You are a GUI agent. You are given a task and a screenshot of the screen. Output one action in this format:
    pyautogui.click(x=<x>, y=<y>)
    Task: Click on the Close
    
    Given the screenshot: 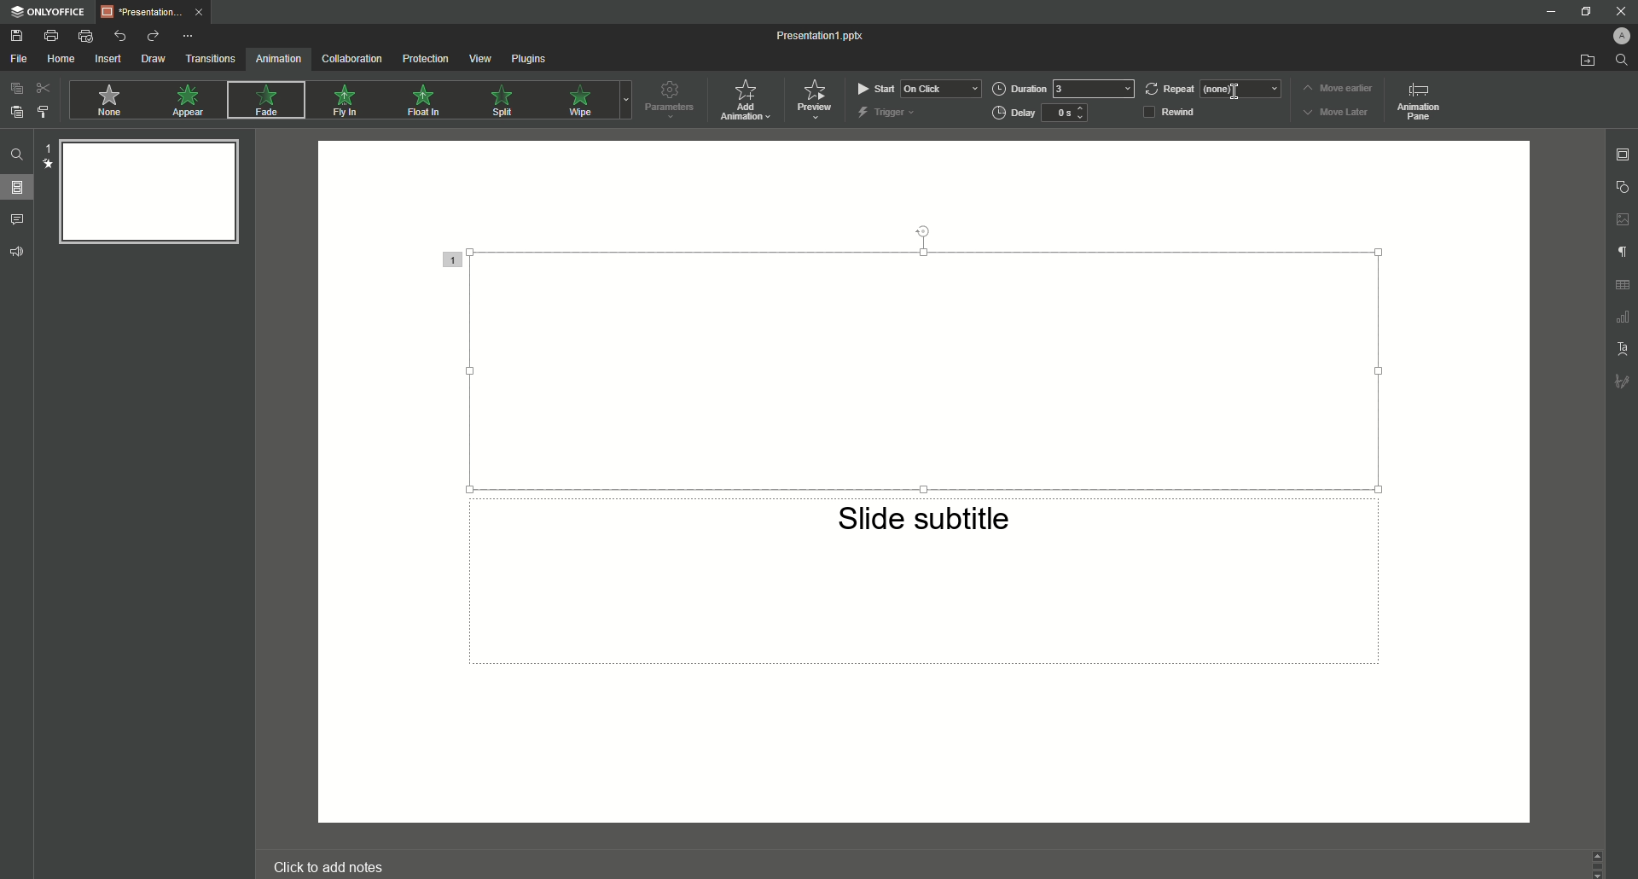 What is the action you would take?
    pyautogui.click(x=1621, y=11)
    